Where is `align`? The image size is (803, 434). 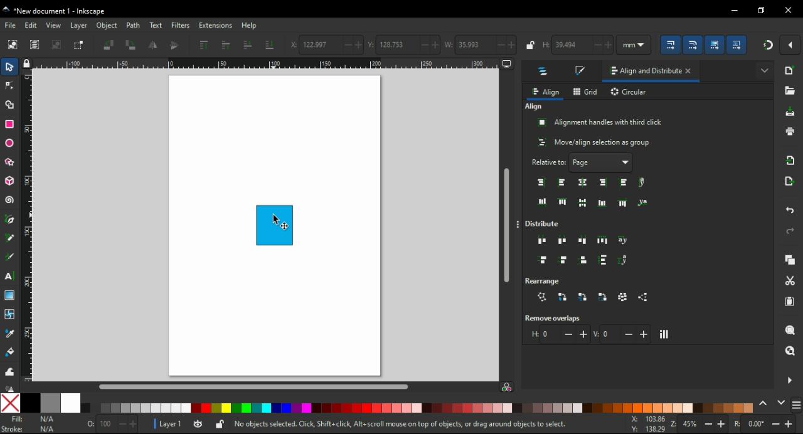
align is located at coordinates (535, 107).